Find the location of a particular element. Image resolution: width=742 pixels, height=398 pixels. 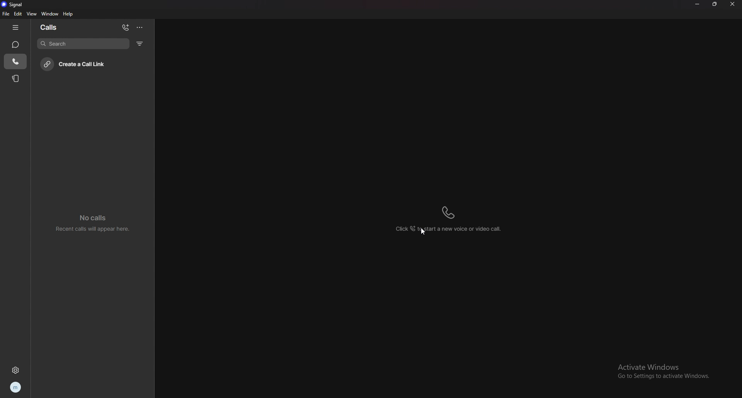

chat is located at coordinates (16, 44).